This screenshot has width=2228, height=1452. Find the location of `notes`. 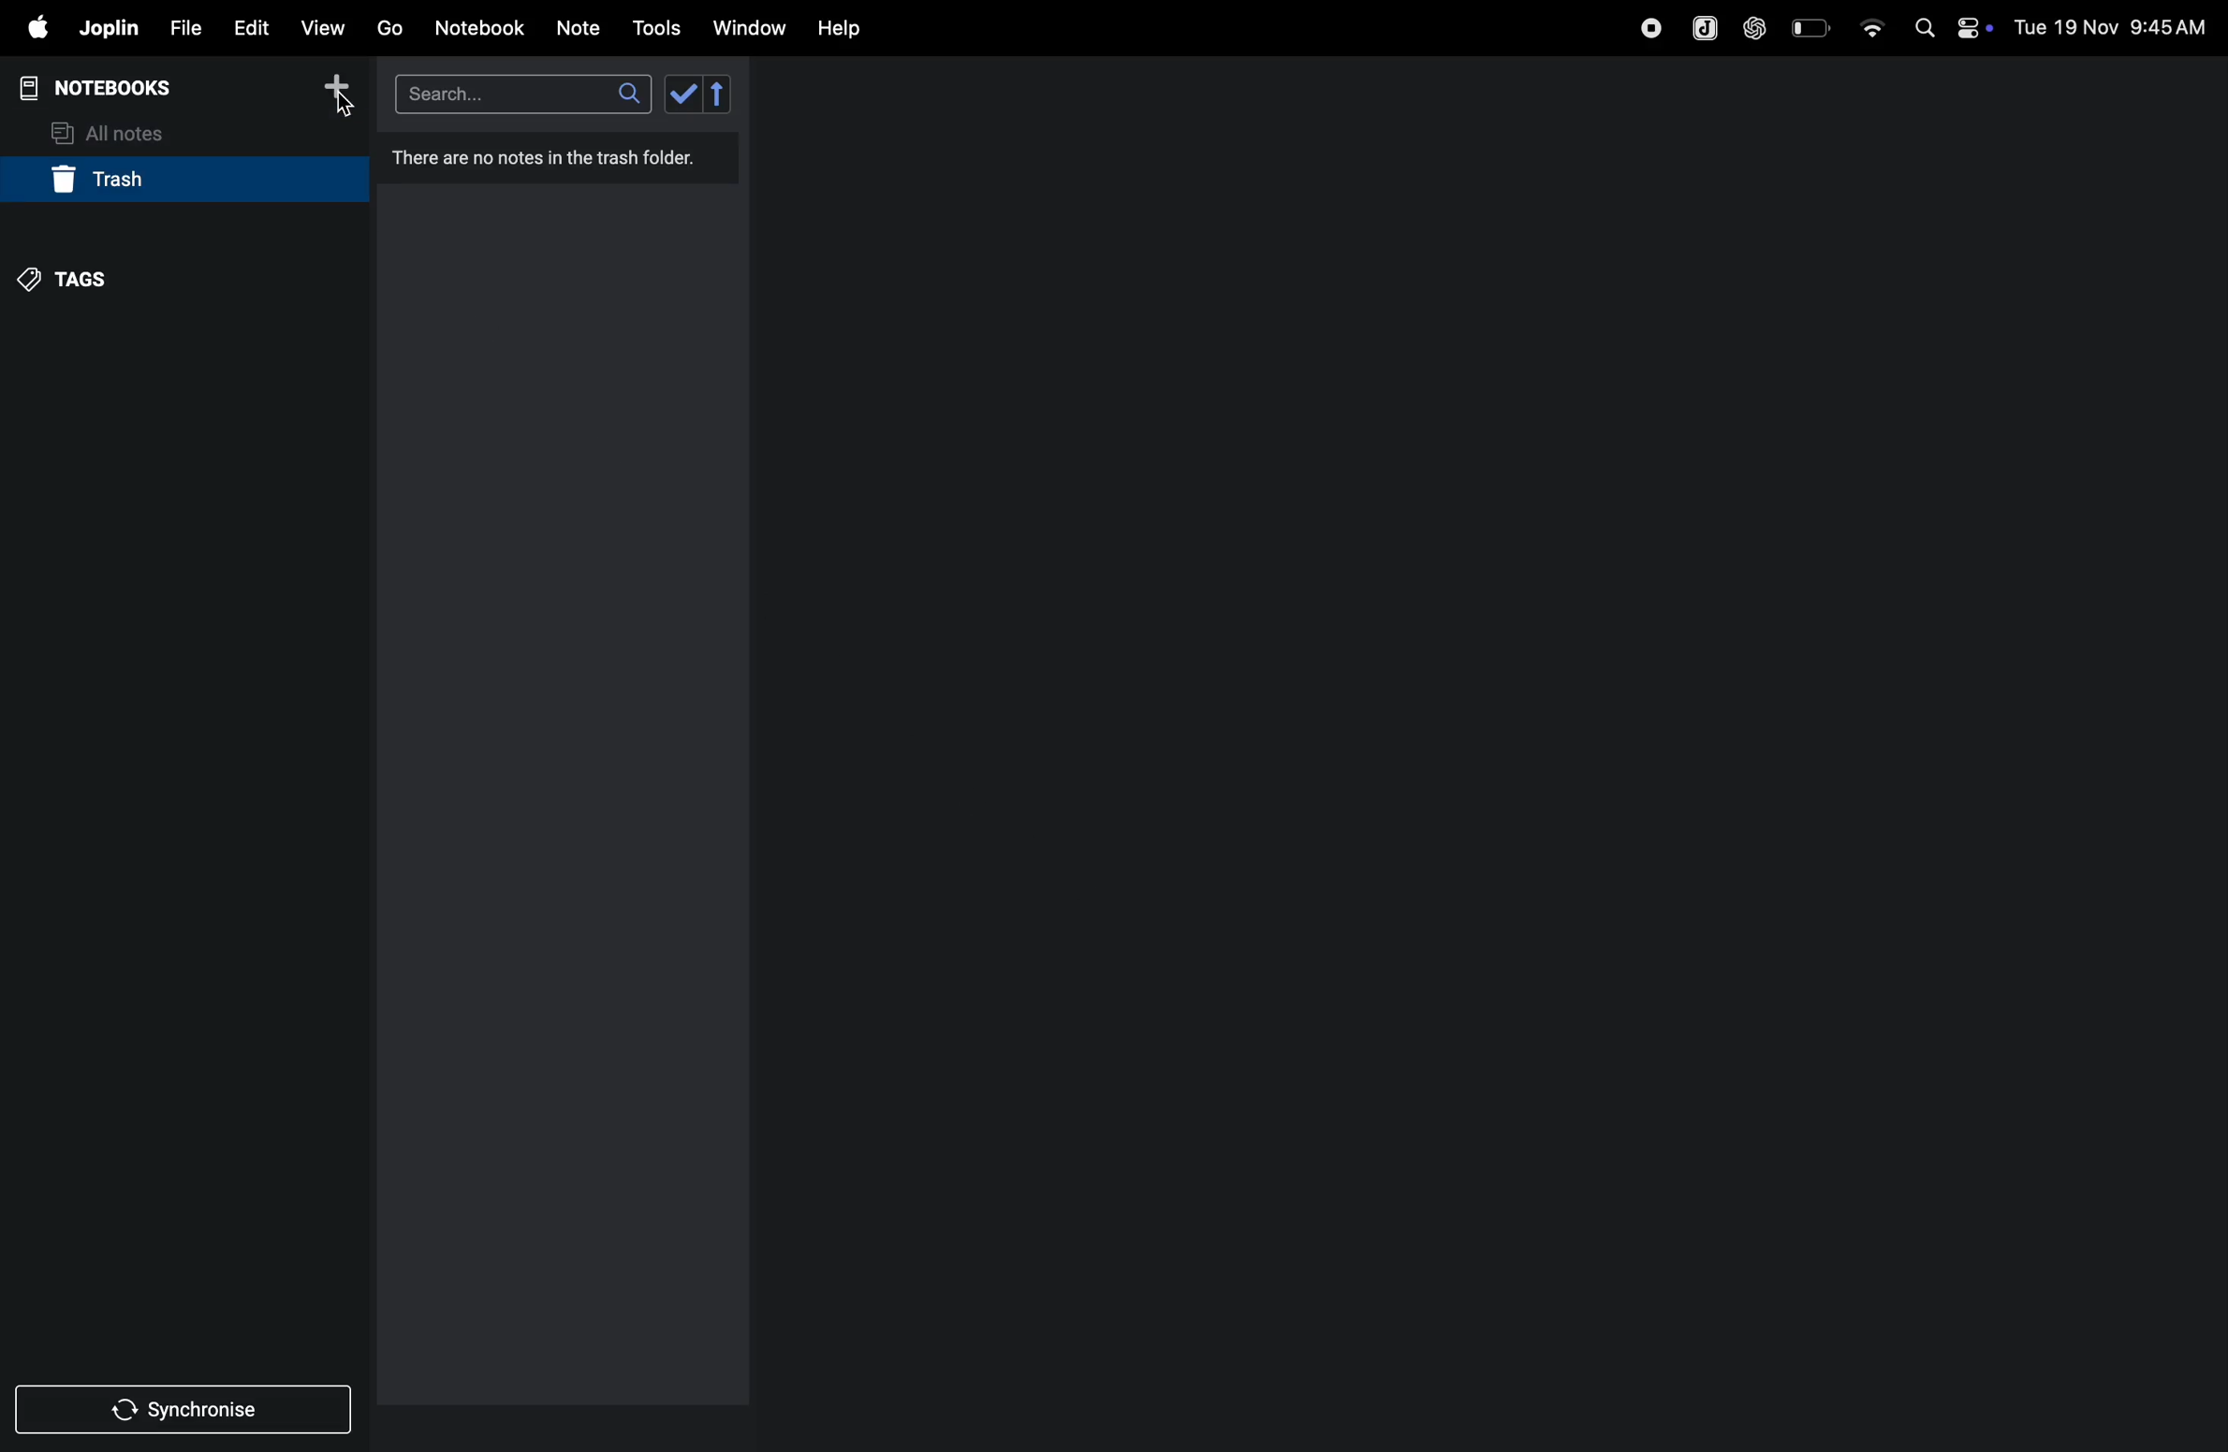

notes is located at coordinates (579, 29).